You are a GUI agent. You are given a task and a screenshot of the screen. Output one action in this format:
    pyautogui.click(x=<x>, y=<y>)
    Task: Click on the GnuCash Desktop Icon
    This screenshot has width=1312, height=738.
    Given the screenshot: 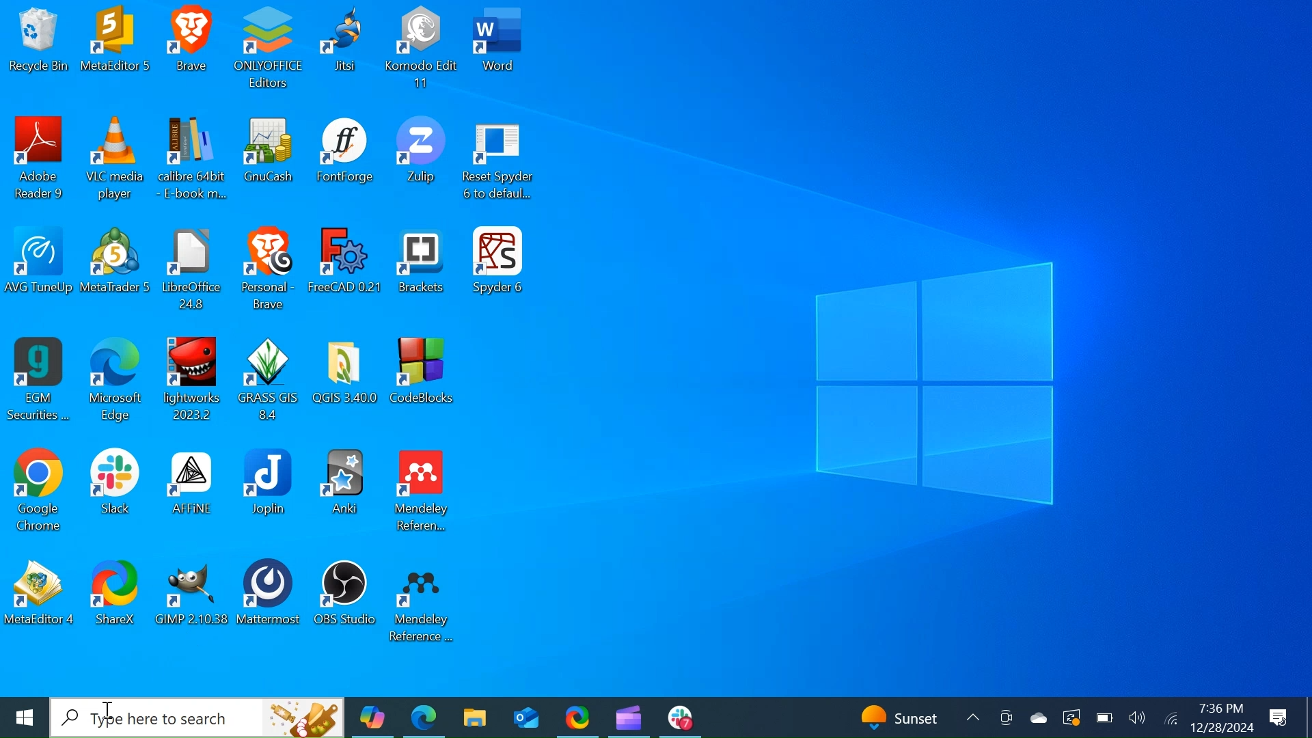 What is the action you would take?
    pyautogui.click(x=267, y=163)
    